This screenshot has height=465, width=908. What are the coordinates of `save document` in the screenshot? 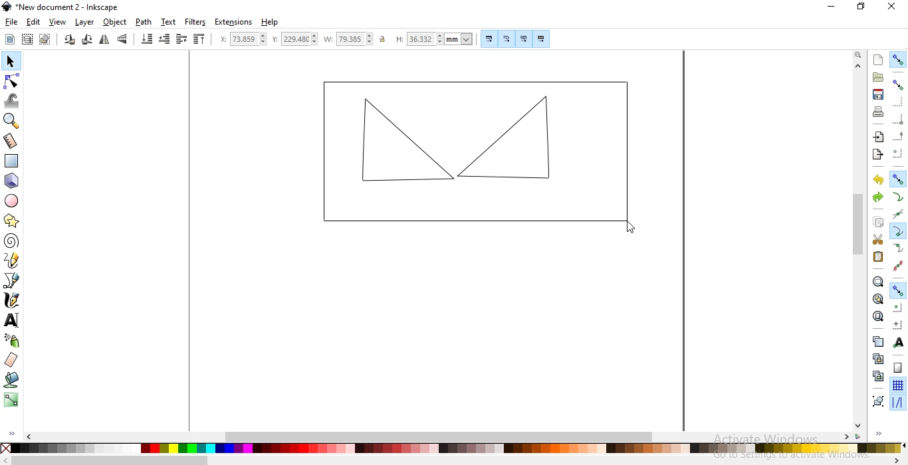 It's located at (878, 94).